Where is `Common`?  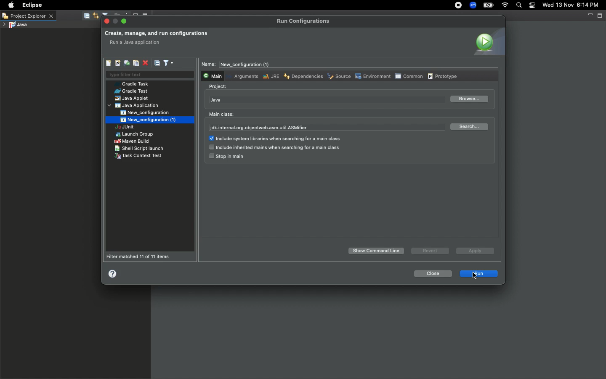
Common is located at coordinates (409, 76).